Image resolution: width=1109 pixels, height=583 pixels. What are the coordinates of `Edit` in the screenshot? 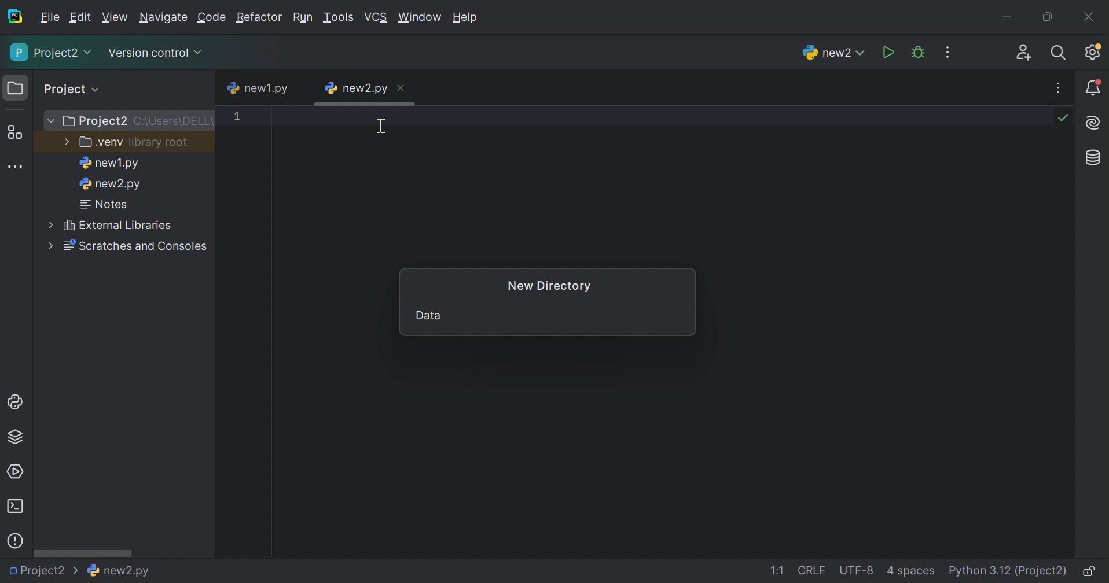 It's located at (80, 17).